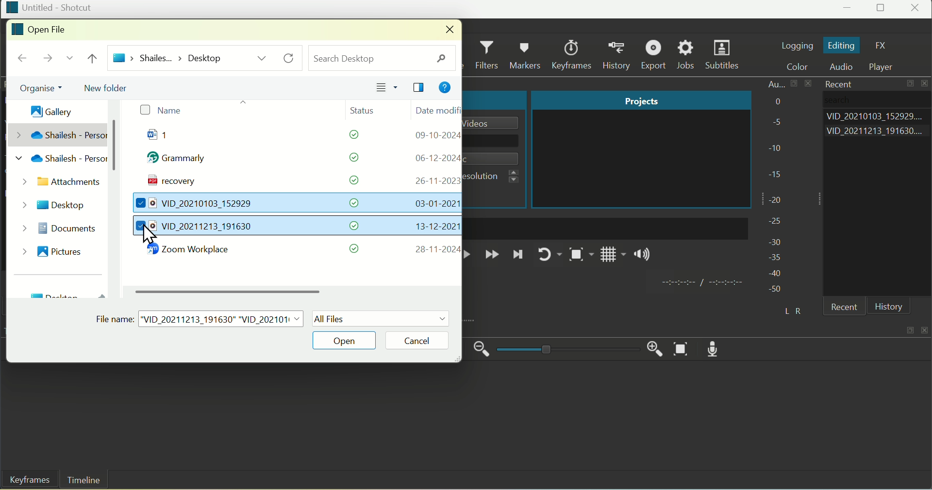 The height and width of the screenshot is (490, 932). What do you see at coordinates (46, 60) in the screenshot?
I see `next` at bounding box center [46, 60].